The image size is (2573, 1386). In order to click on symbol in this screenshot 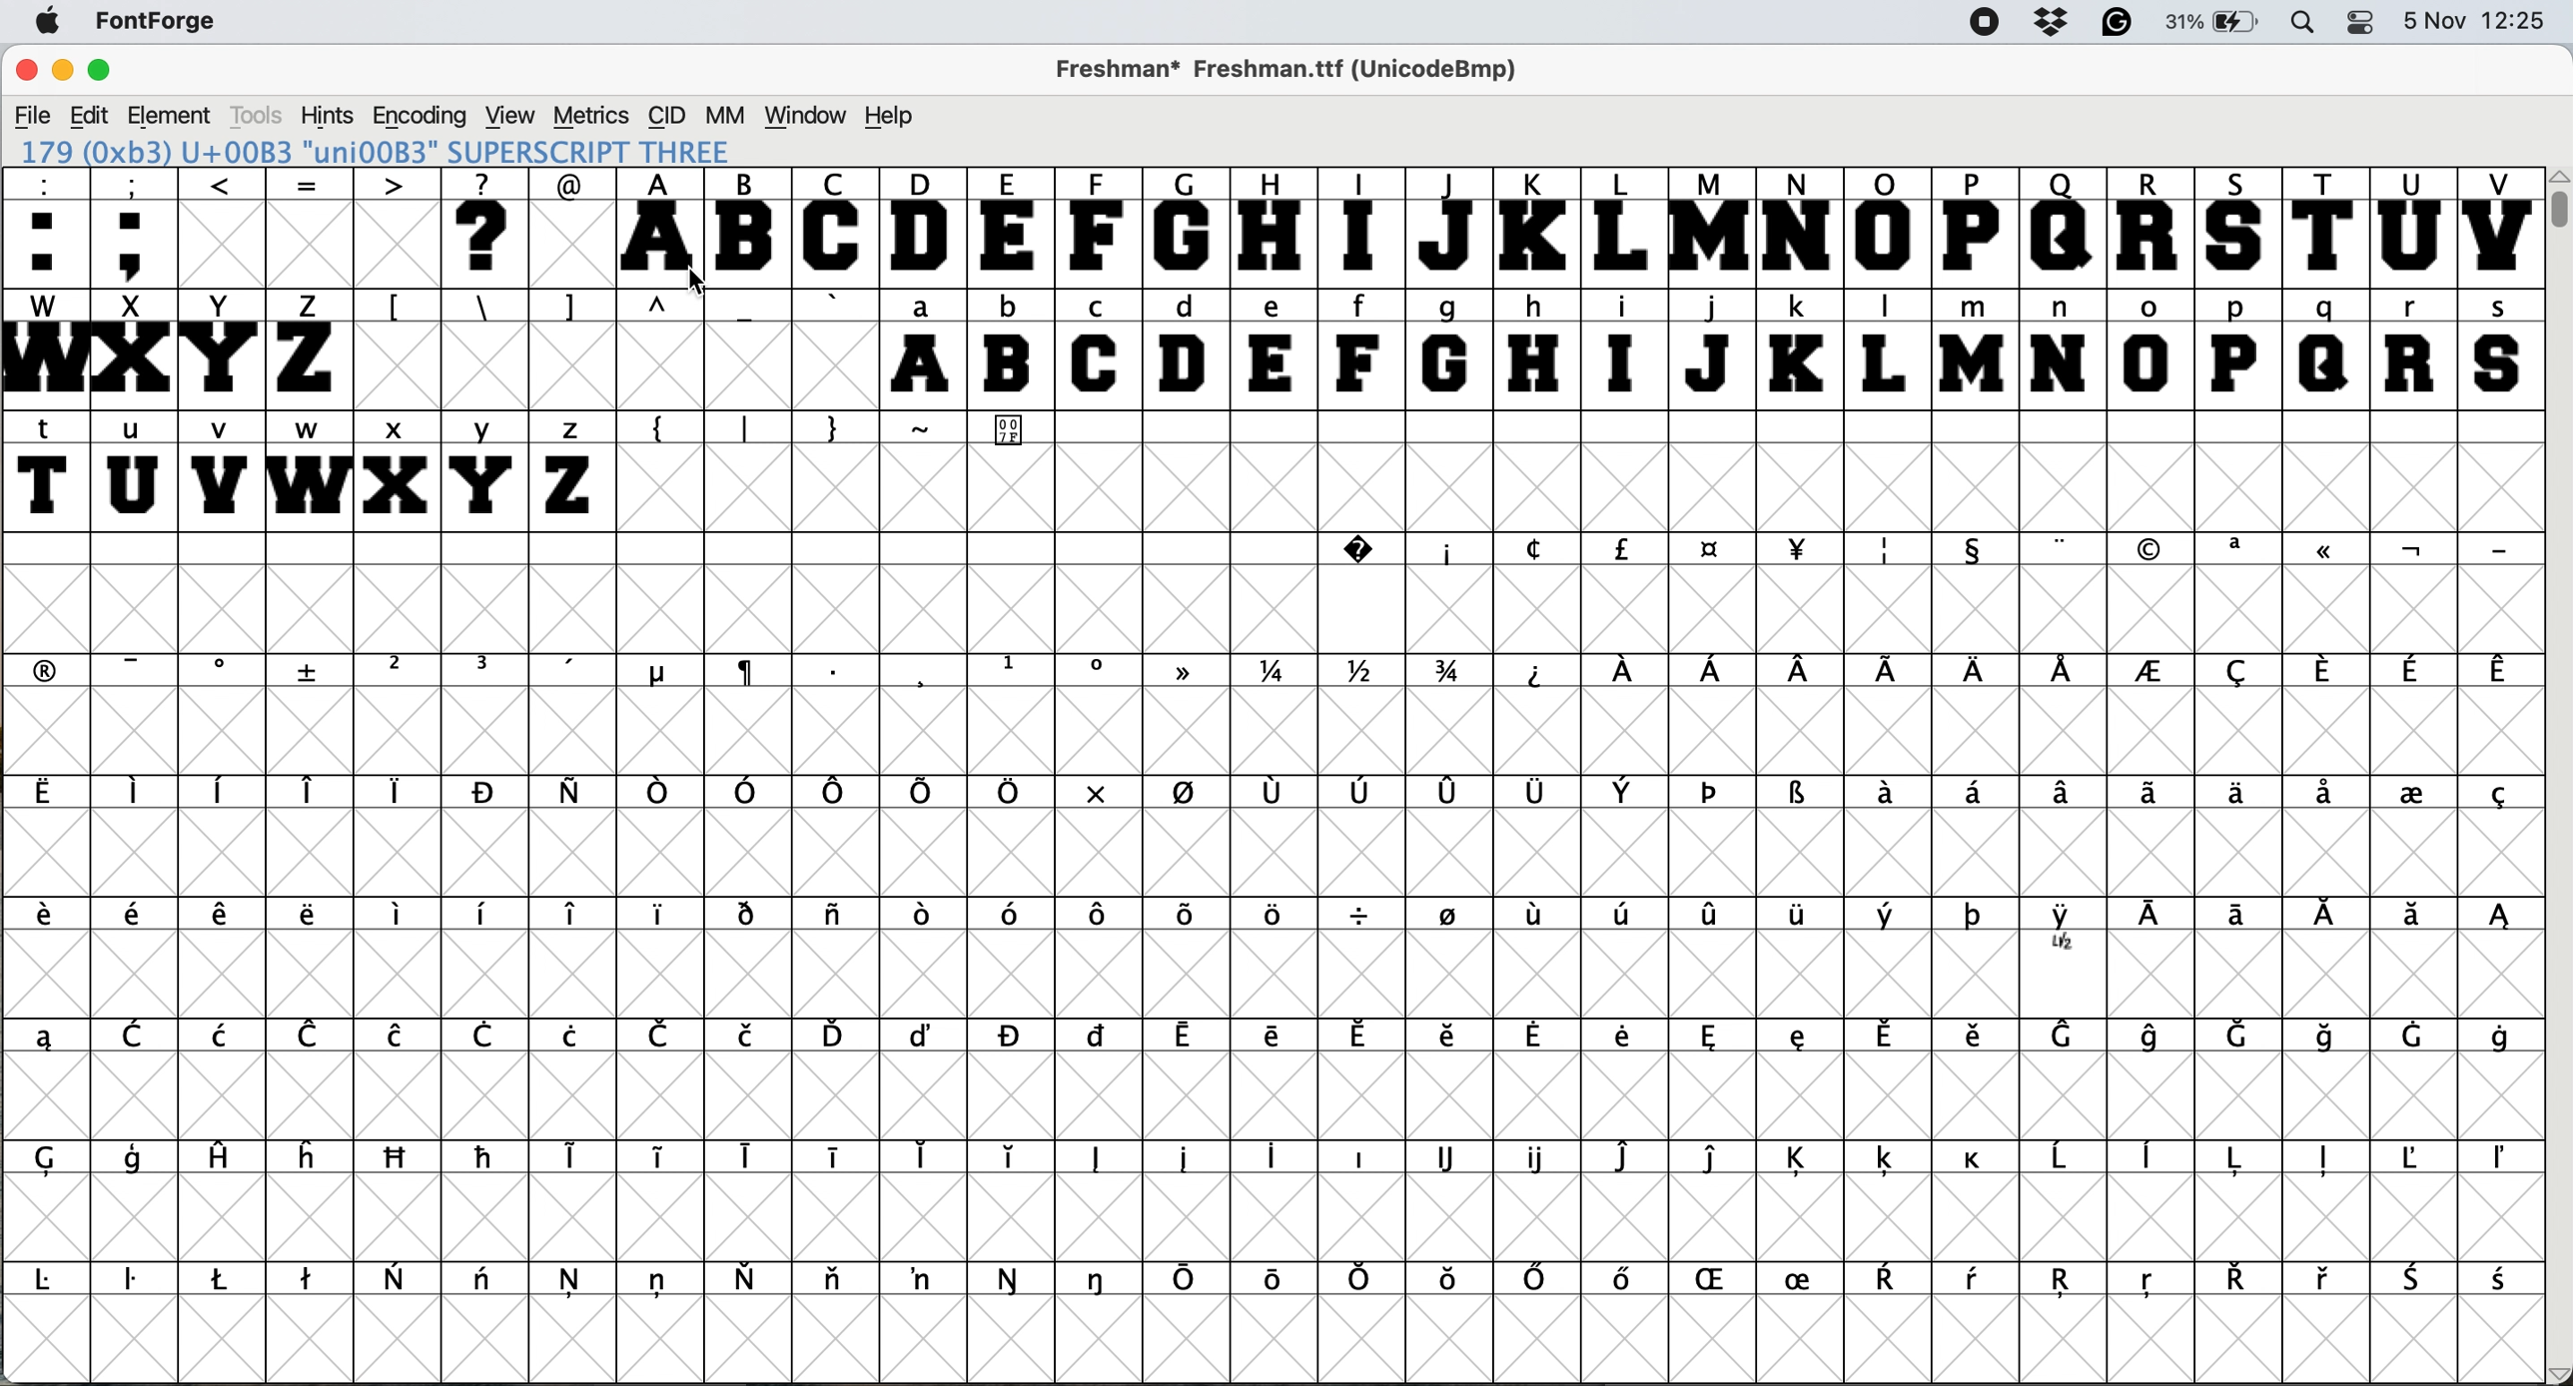, I will do `click(2503, 1160)`.